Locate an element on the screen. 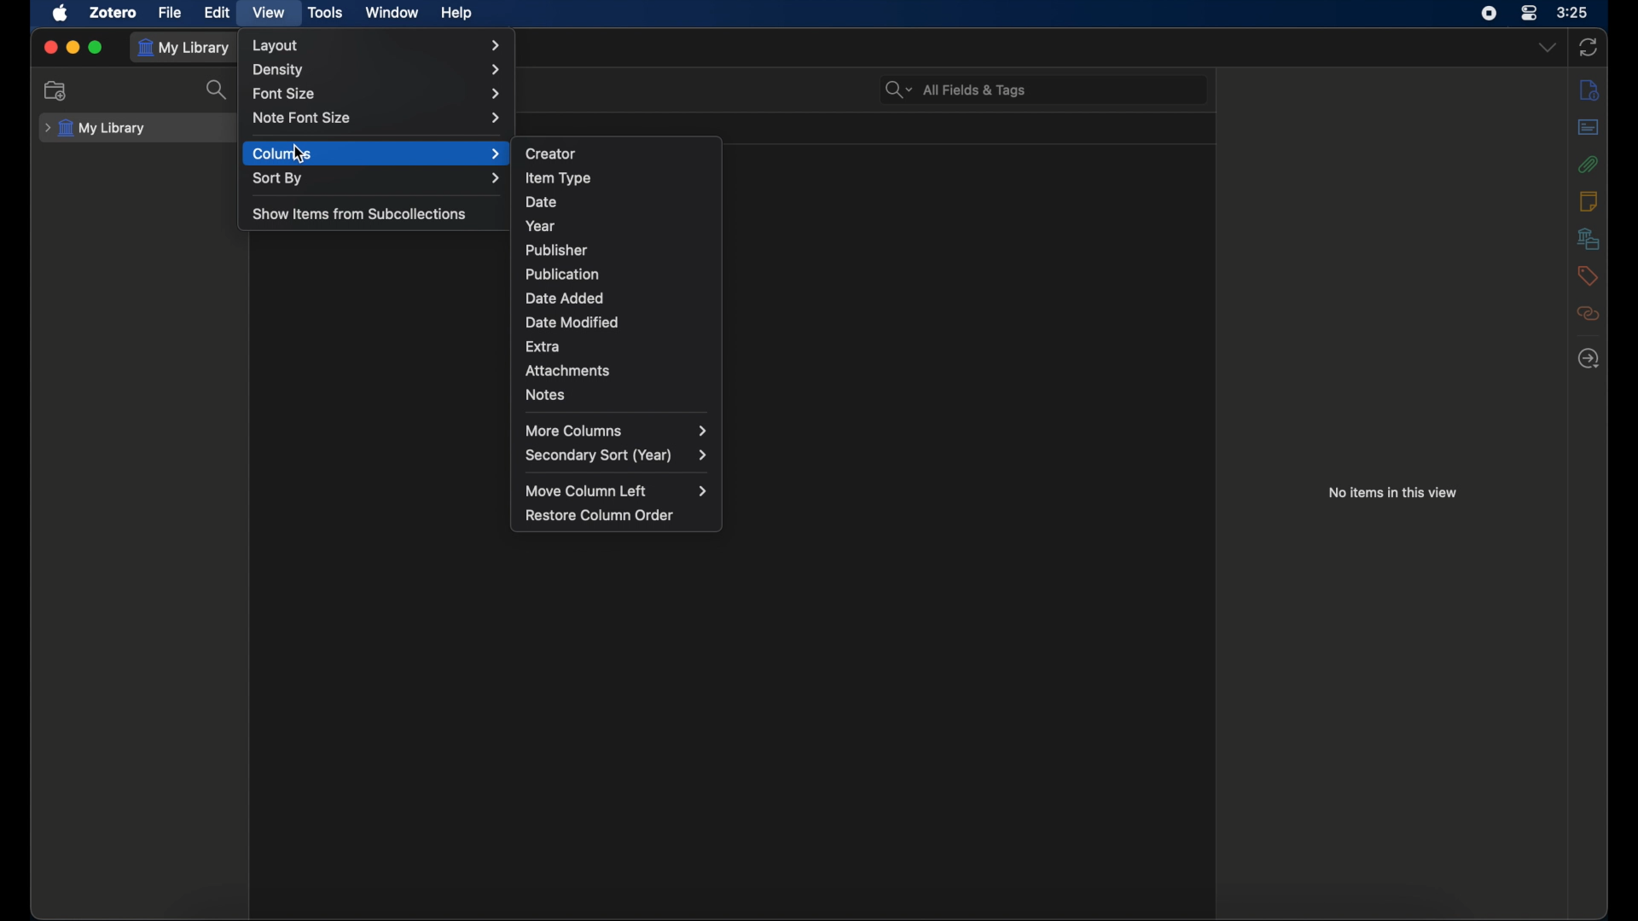  sync is located at coordinates (1588, 48).